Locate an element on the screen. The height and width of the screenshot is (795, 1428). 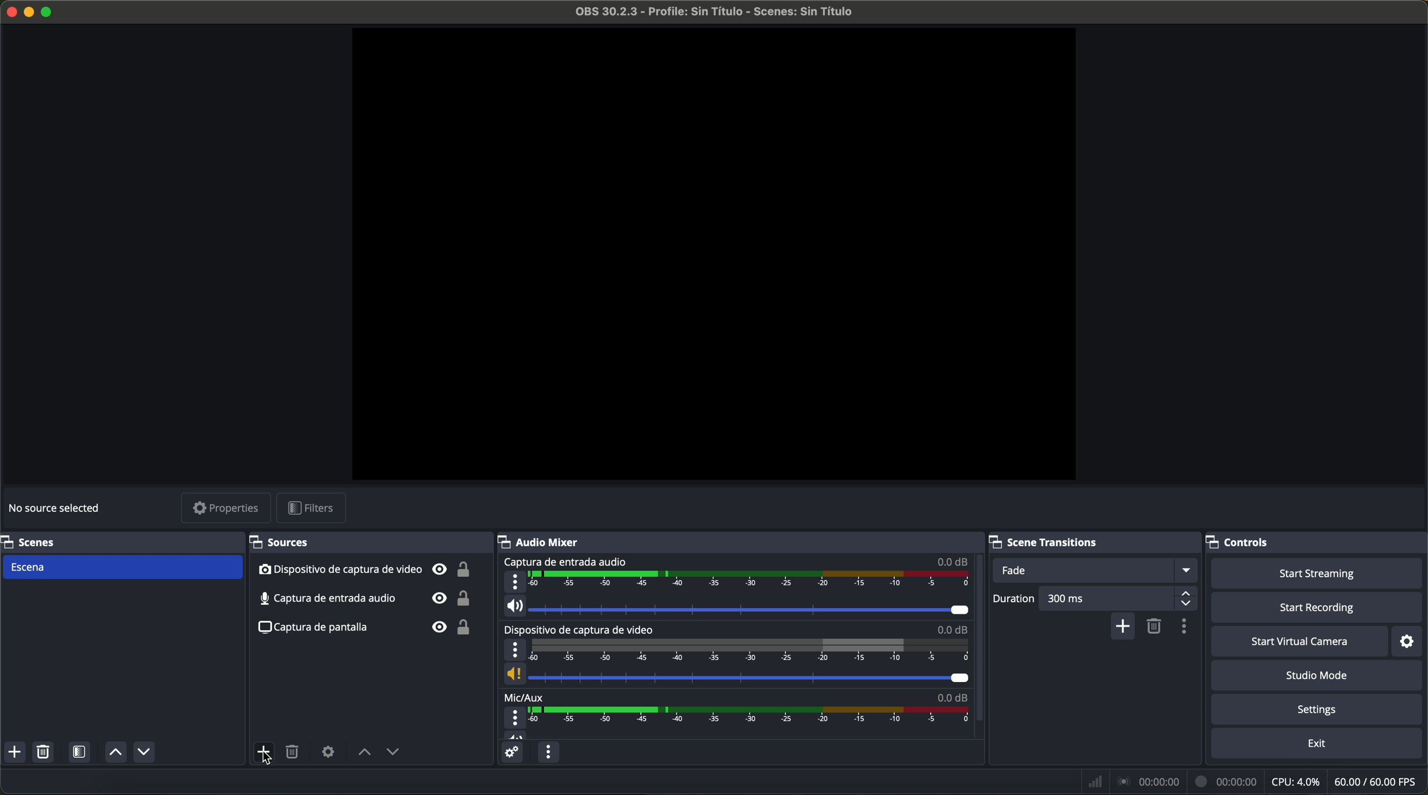
scenes is located at coordinates (30, 541).